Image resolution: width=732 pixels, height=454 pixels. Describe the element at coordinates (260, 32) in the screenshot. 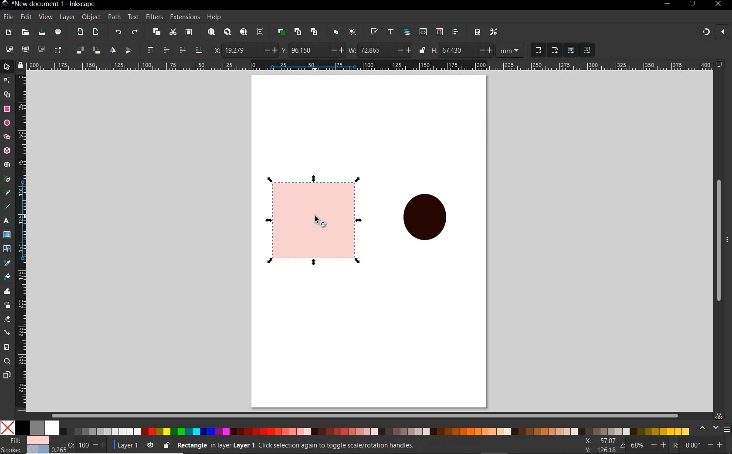

I see `zoom center page` at that location.